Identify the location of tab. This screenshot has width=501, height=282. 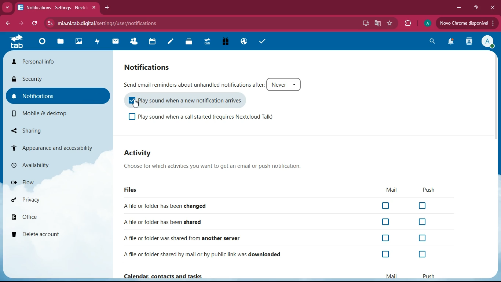
(18, 43).